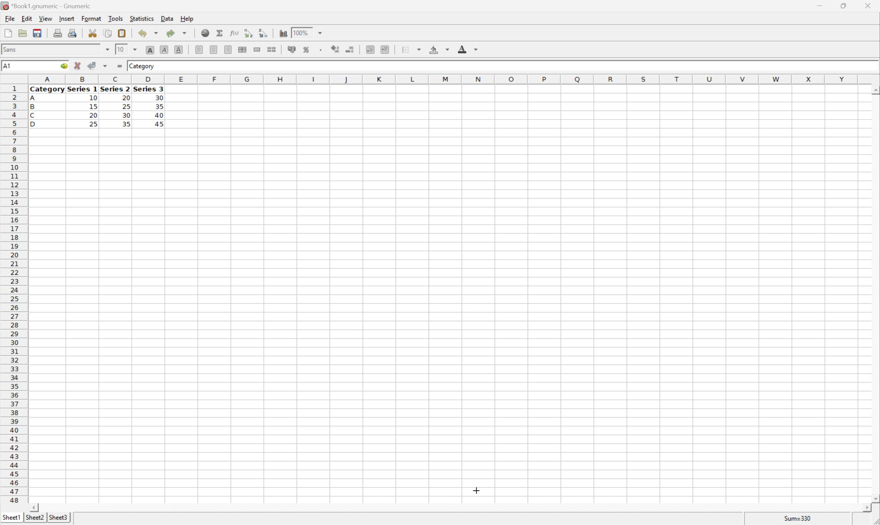  What do you see at coordinates (82, 90) in the screenshot?
I see `Series 1` at bounding box center [82, 90].